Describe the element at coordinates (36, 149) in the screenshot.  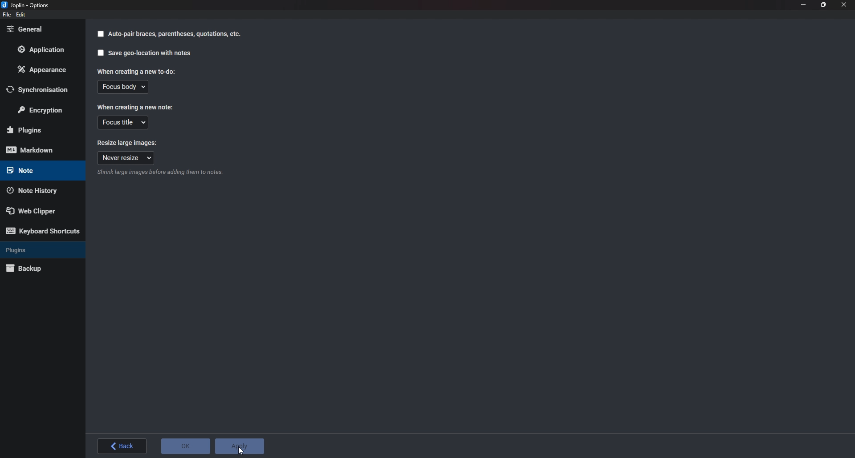
I see `Mark down` at that location.